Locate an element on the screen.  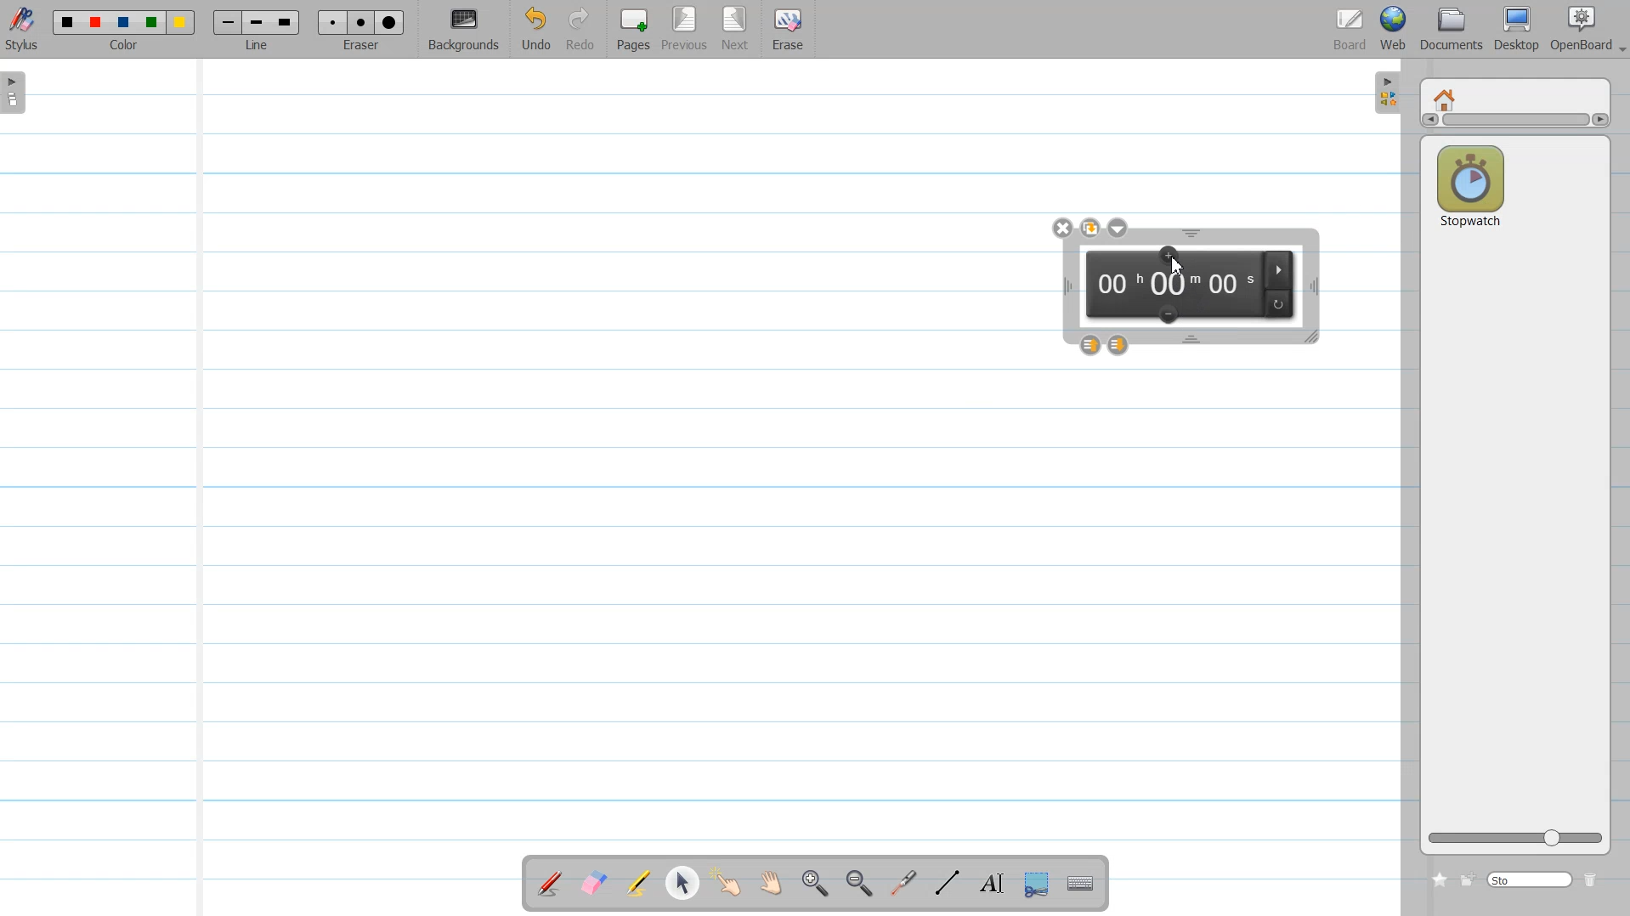
Virtual laser pointer is located at coordinates (903, 884).